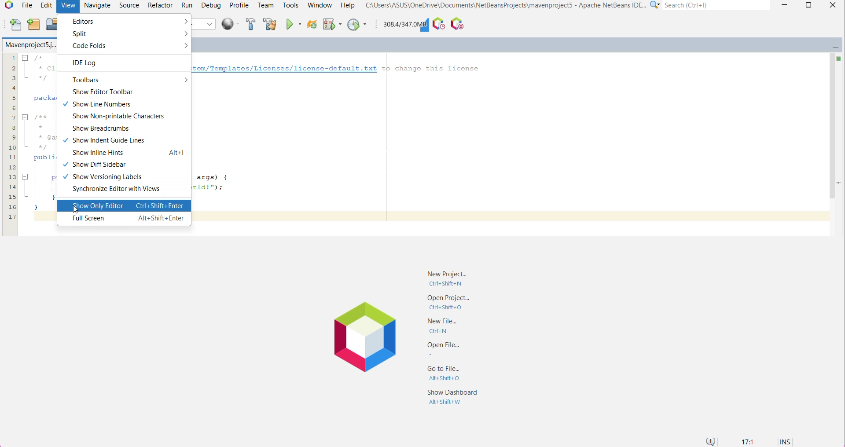 The image size is (845, 447). What do you see at coordinates (9, 141) in the screenshot?
I see `lines of code` at bounding box center [9, 141].